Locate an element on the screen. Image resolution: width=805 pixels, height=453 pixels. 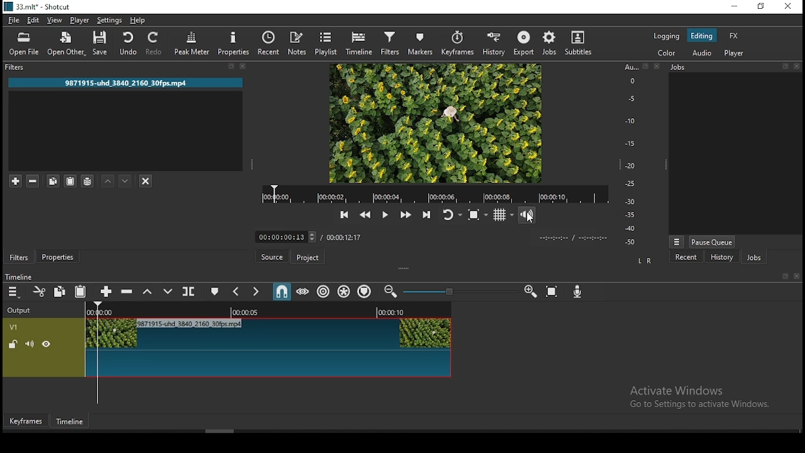
open other is located at coordinates (67, 44).